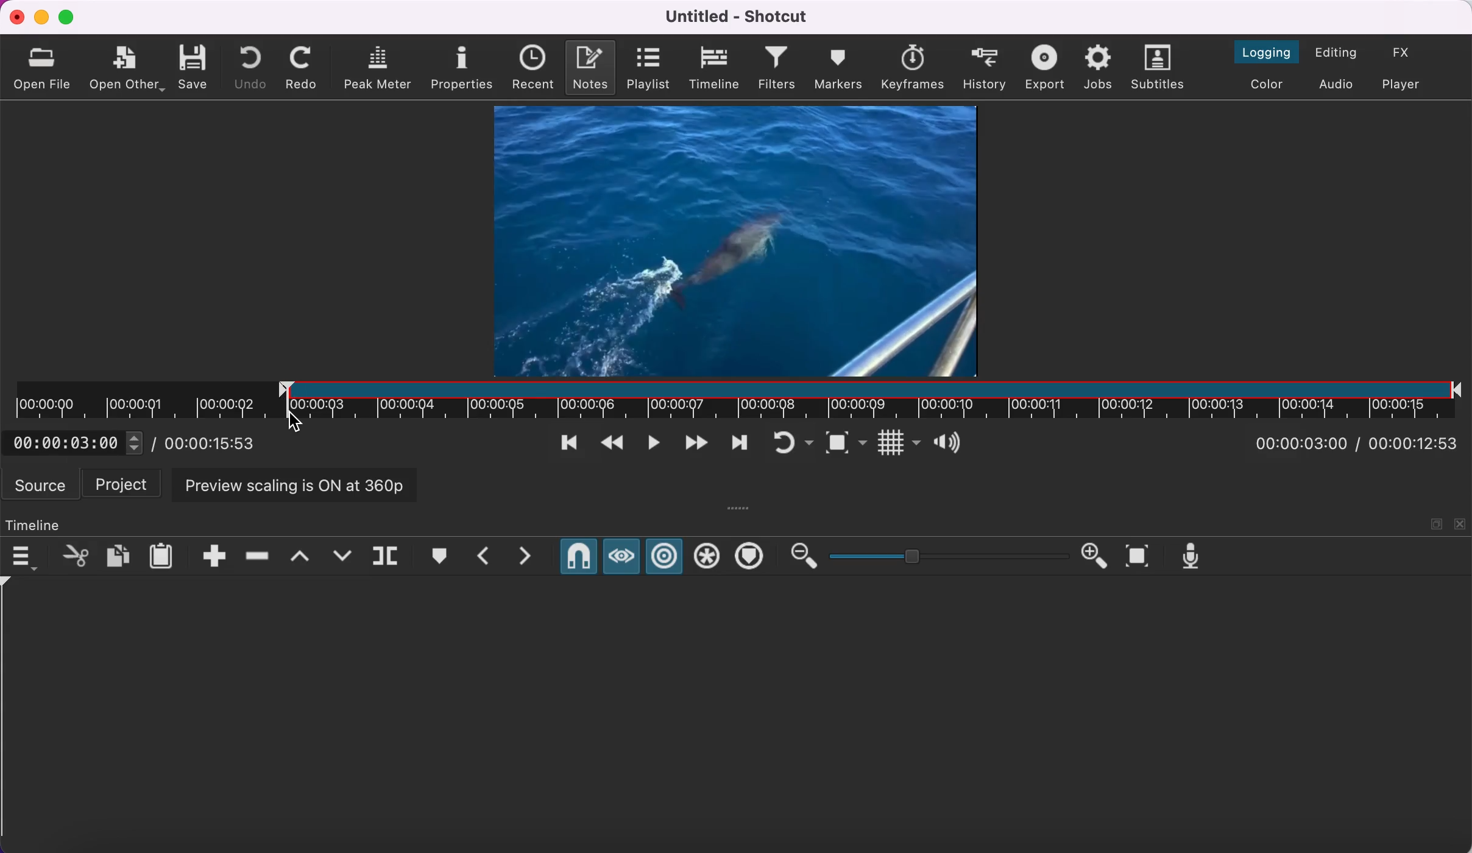 The image size is (1472, 853). I want to click on preview scaling is on at 360p, so click(295, 486).